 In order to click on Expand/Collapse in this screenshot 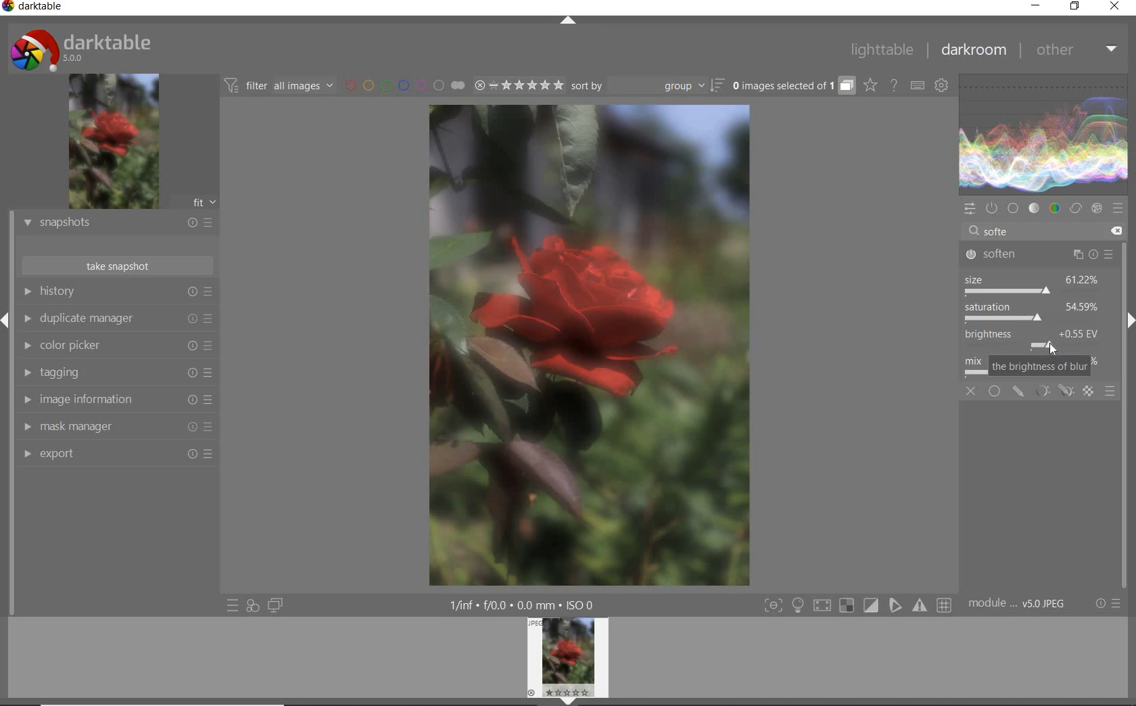, I will do `click(7, 319)`.